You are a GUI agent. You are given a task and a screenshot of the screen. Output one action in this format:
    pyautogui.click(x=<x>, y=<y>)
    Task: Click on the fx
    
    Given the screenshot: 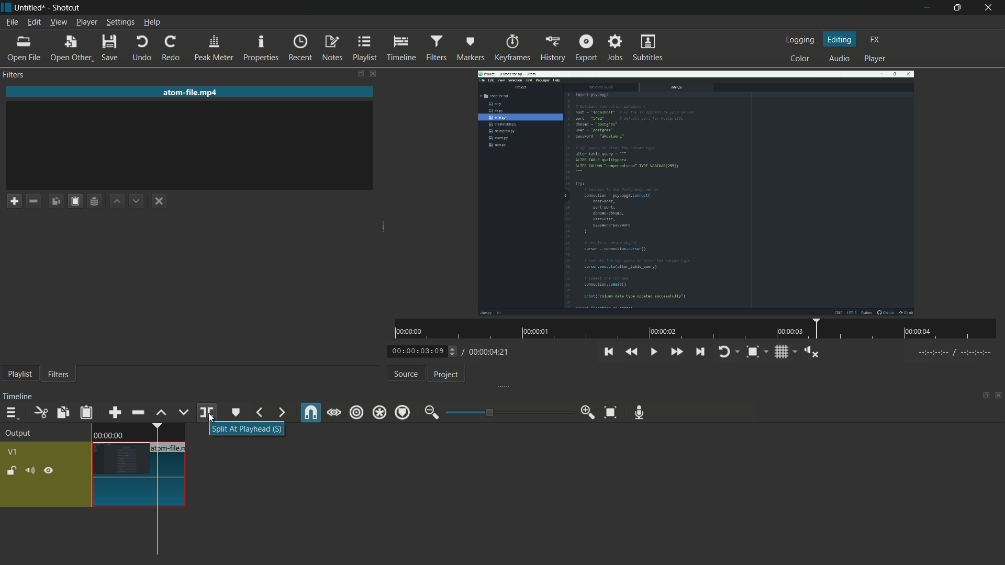 What is the action you would take?
    pyautogui.click(x=875, y=40)
    